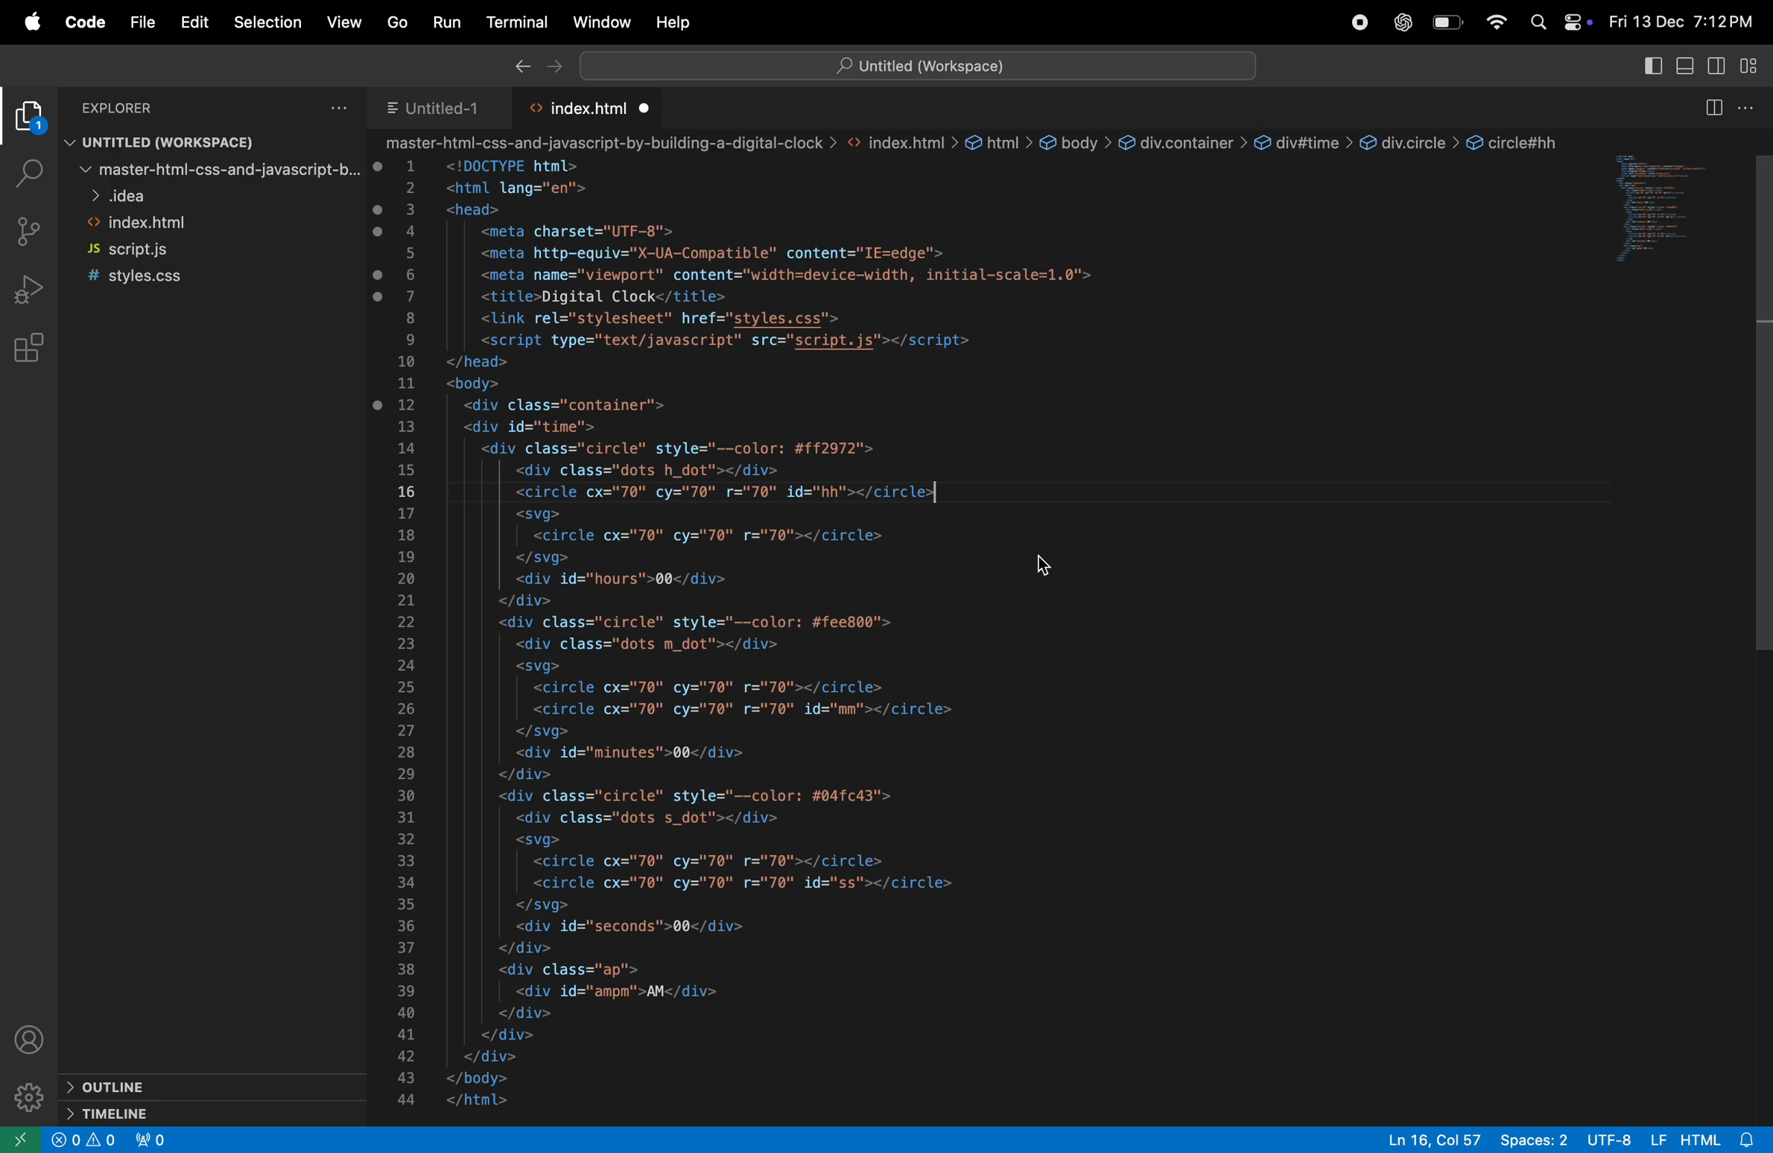  What do you see at coordinates (158, 1114) in the screenshot?
I see `timeline` at bounding box center [158, 1114].